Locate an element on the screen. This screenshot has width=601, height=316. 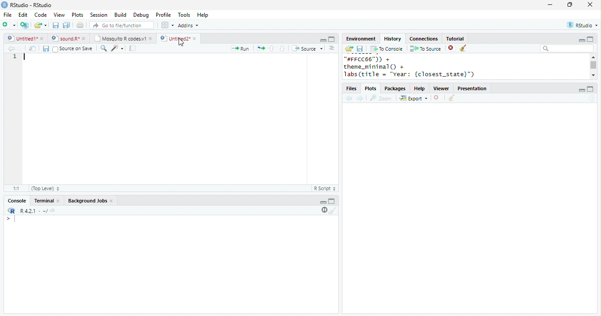
Plots is located at coordinates (78, 15).